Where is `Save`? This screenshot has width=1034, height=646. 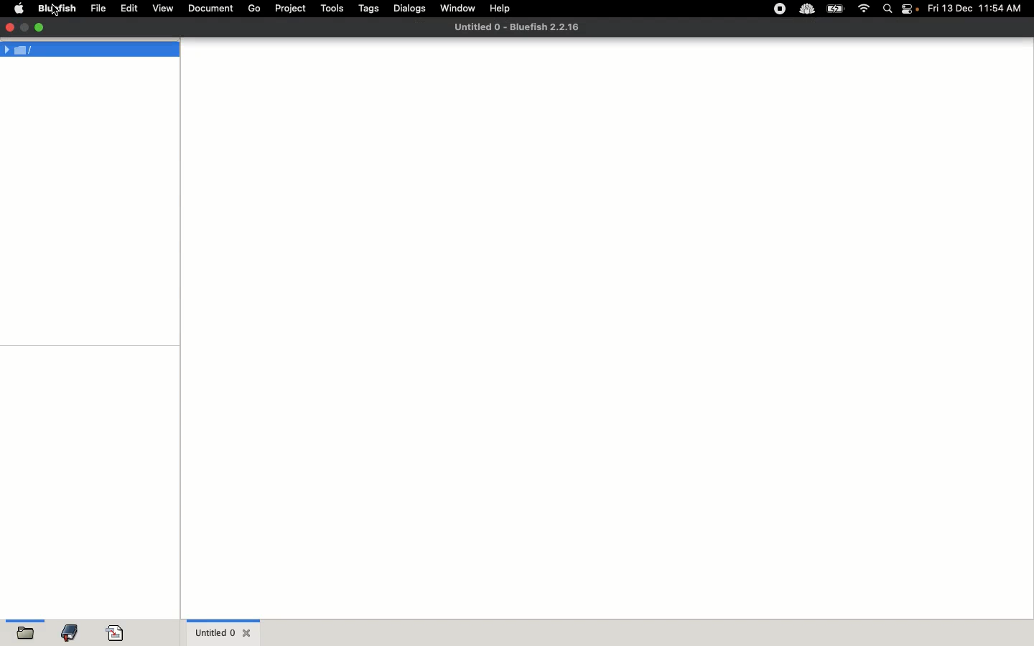
Save is located at coordinates (22, 633).